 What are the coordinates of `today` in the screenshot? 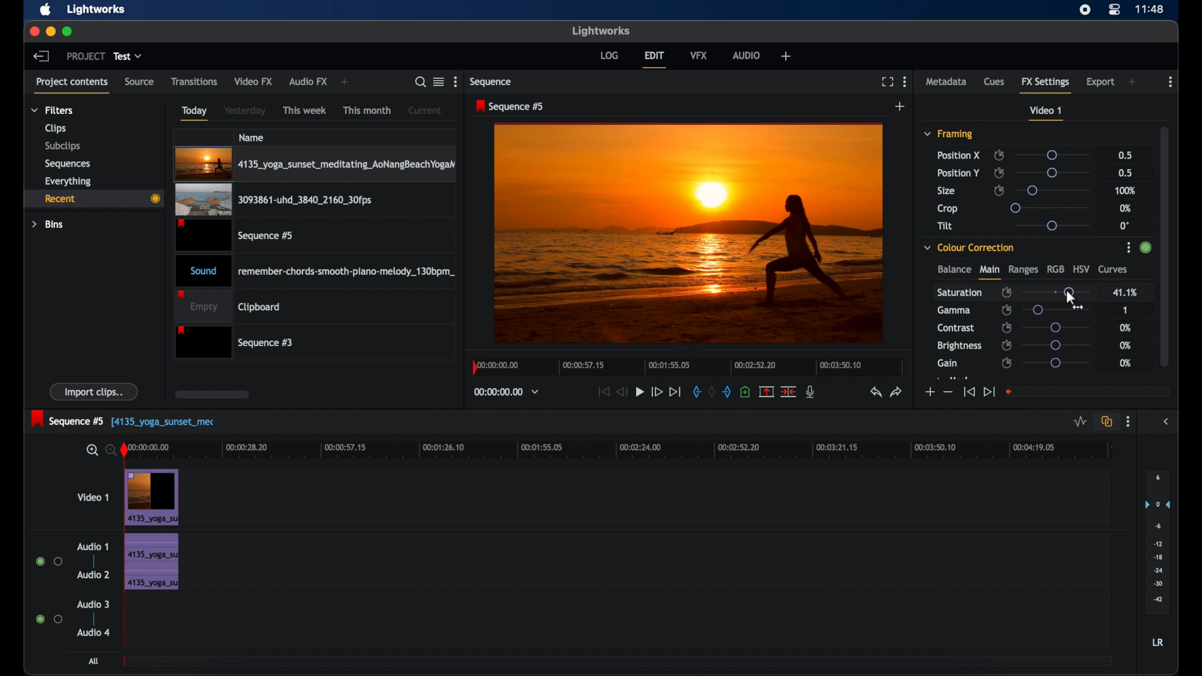 It's located at (194, 113).